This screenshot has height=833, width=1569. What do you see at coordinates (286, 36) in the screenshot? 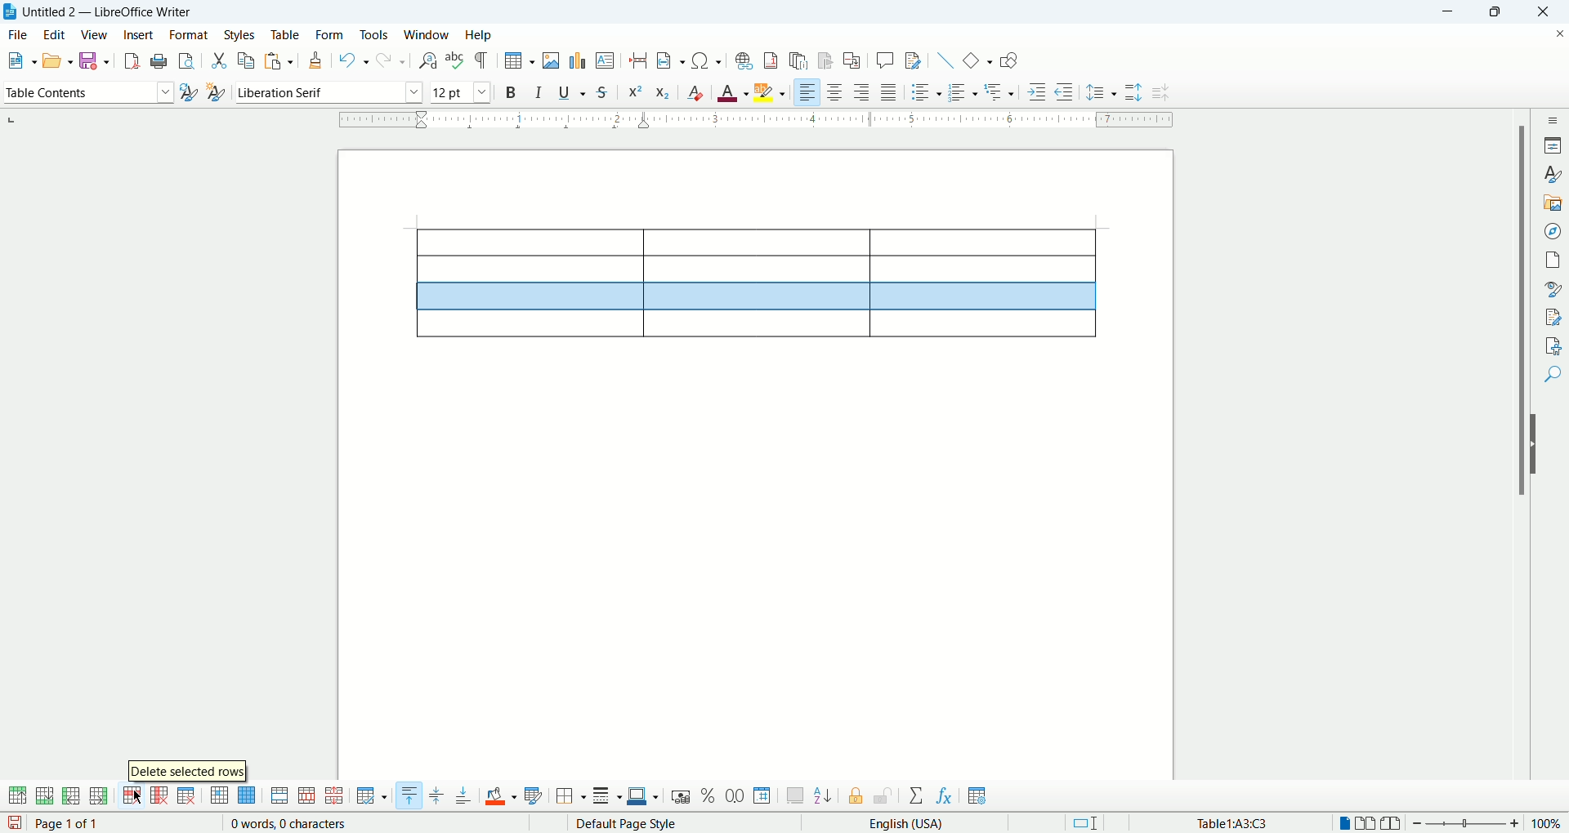
I see `table` at bounding box center [286, 36].